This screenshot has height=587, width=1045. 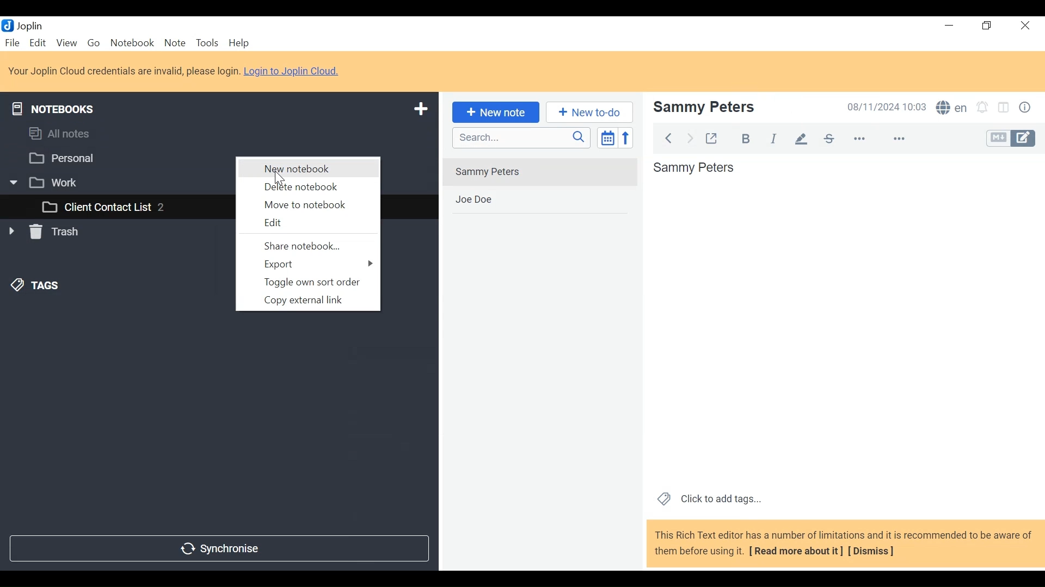 I want to click on Edit, so click(x=308, y=223).